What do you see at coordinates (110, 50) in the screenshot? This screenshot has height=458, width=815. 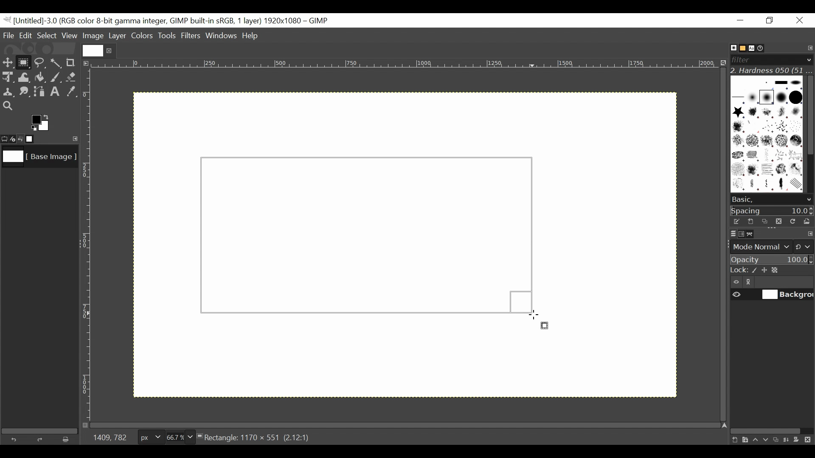 I see `close` at bounding box center [110, 50].